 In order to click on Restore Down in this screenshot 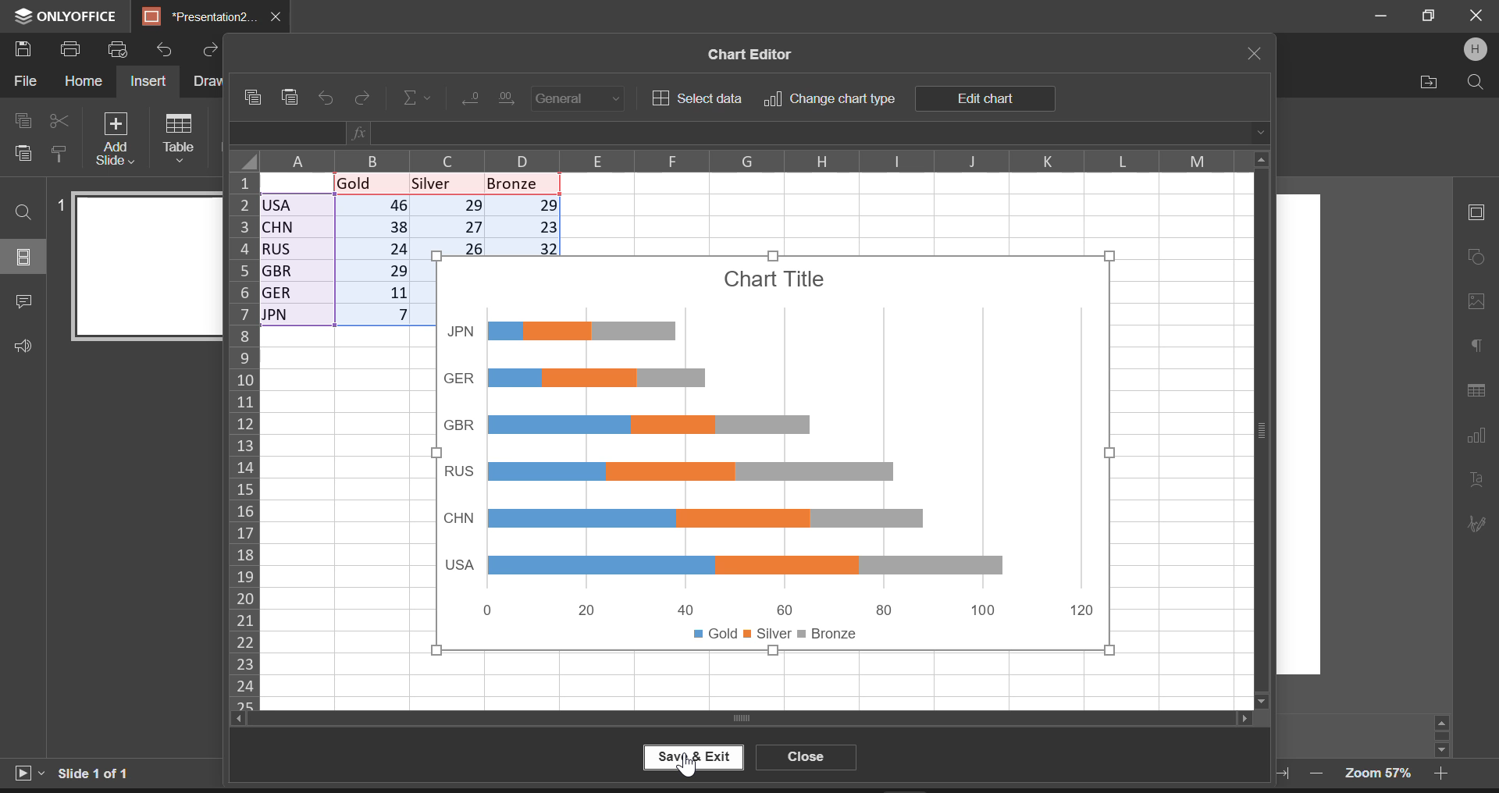, I will do `click(1383, 17)`.